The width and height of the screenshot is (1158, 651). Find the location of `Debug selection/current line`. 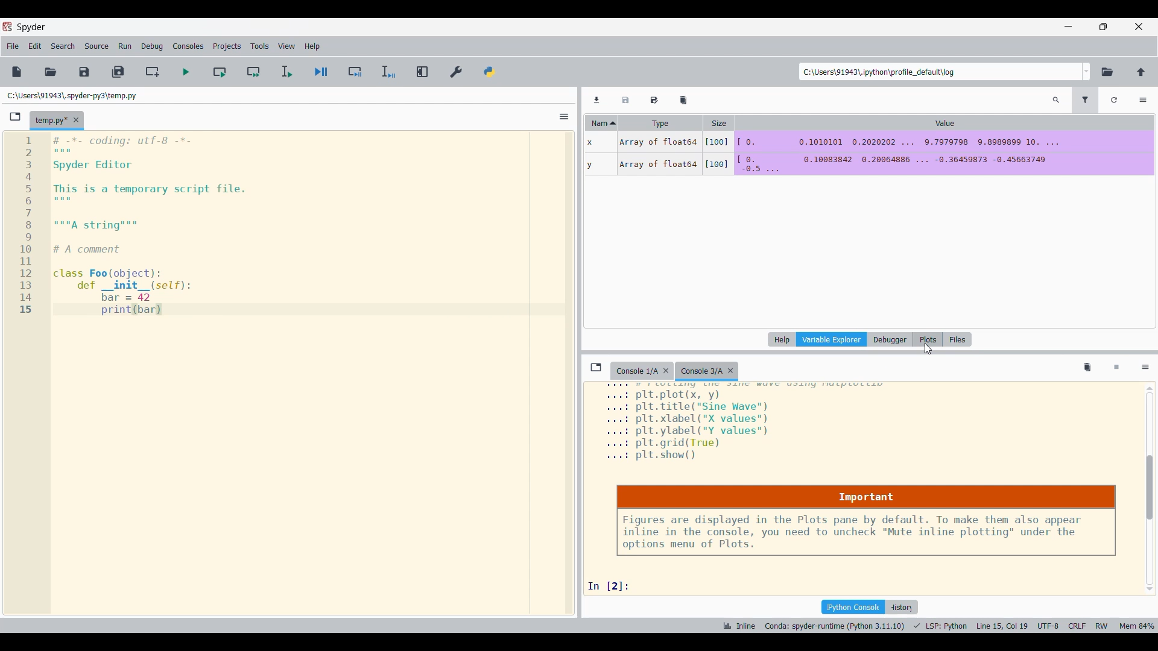

Debug selection/current line is located at coordinates (388, 72).